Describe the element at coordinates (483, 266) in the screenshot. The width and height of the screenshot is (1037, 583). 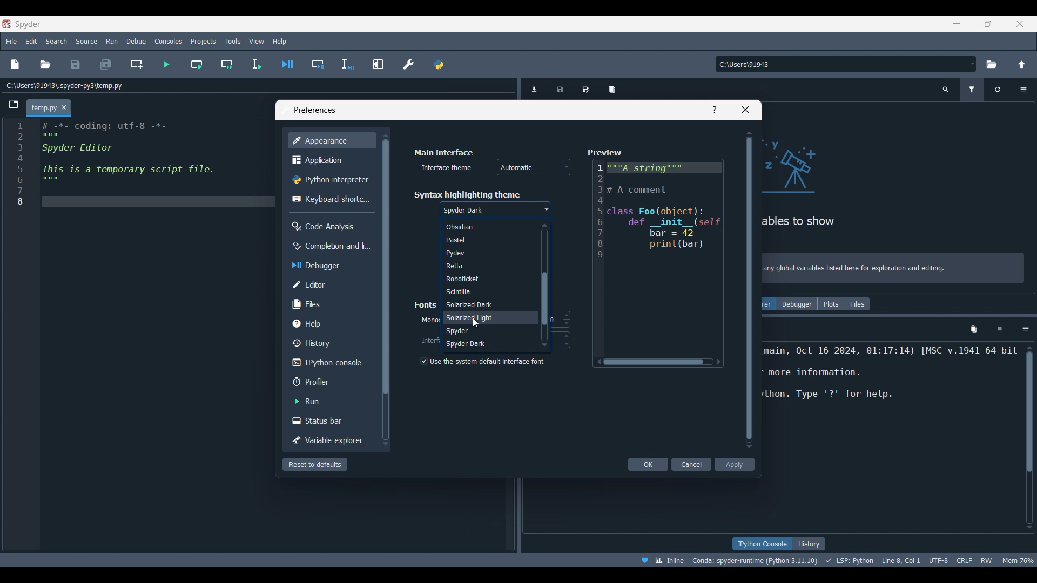
I see `retta` at that location.